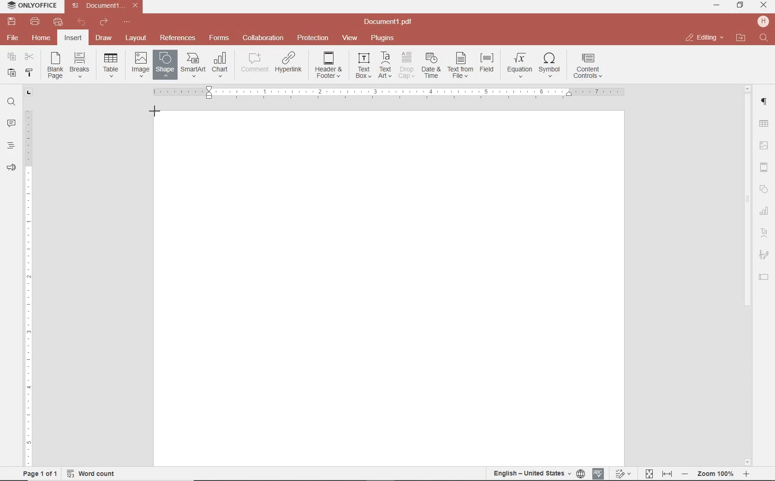 The image size is (775, 481). I want to click on , so click(388, 92).